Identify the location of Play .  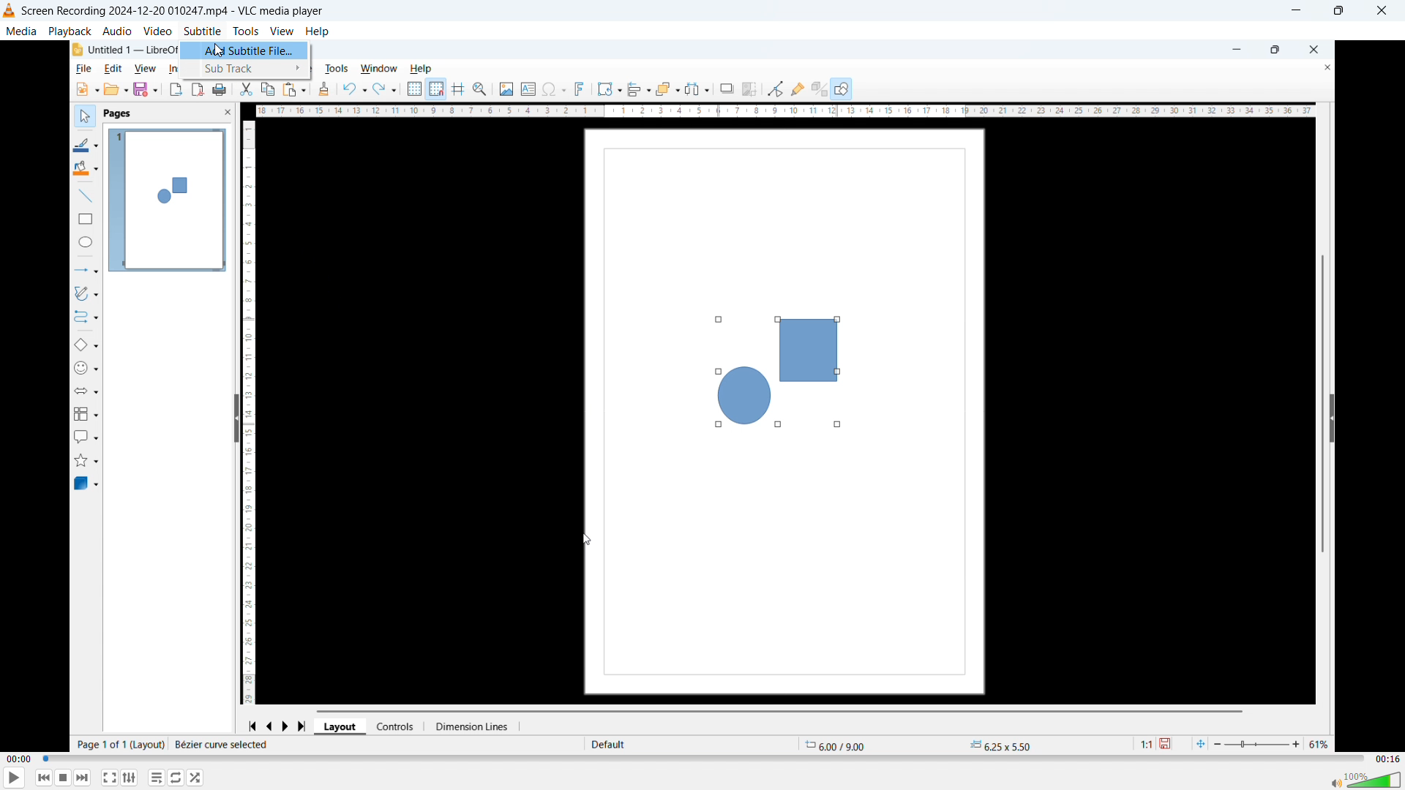
(15, 778).